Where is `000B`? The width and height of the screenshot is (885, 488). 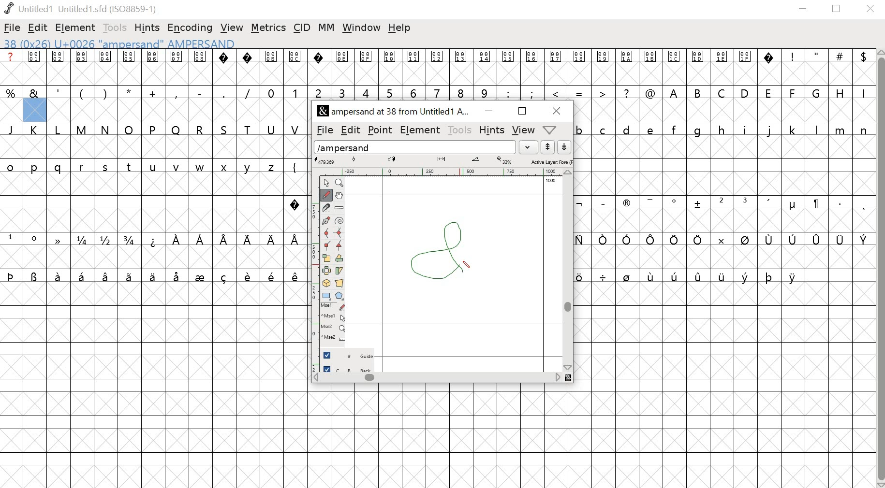 000B is located at coordinates (271, 67).